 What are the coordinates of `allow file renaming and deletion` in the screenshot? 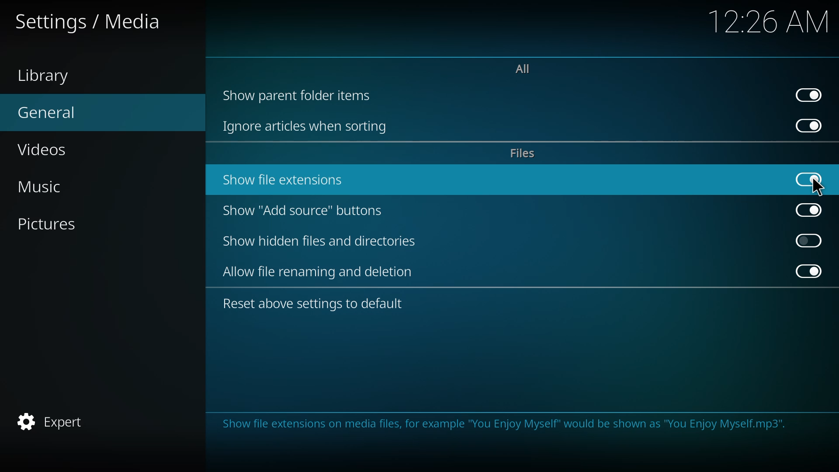 It's located at (320, 272).